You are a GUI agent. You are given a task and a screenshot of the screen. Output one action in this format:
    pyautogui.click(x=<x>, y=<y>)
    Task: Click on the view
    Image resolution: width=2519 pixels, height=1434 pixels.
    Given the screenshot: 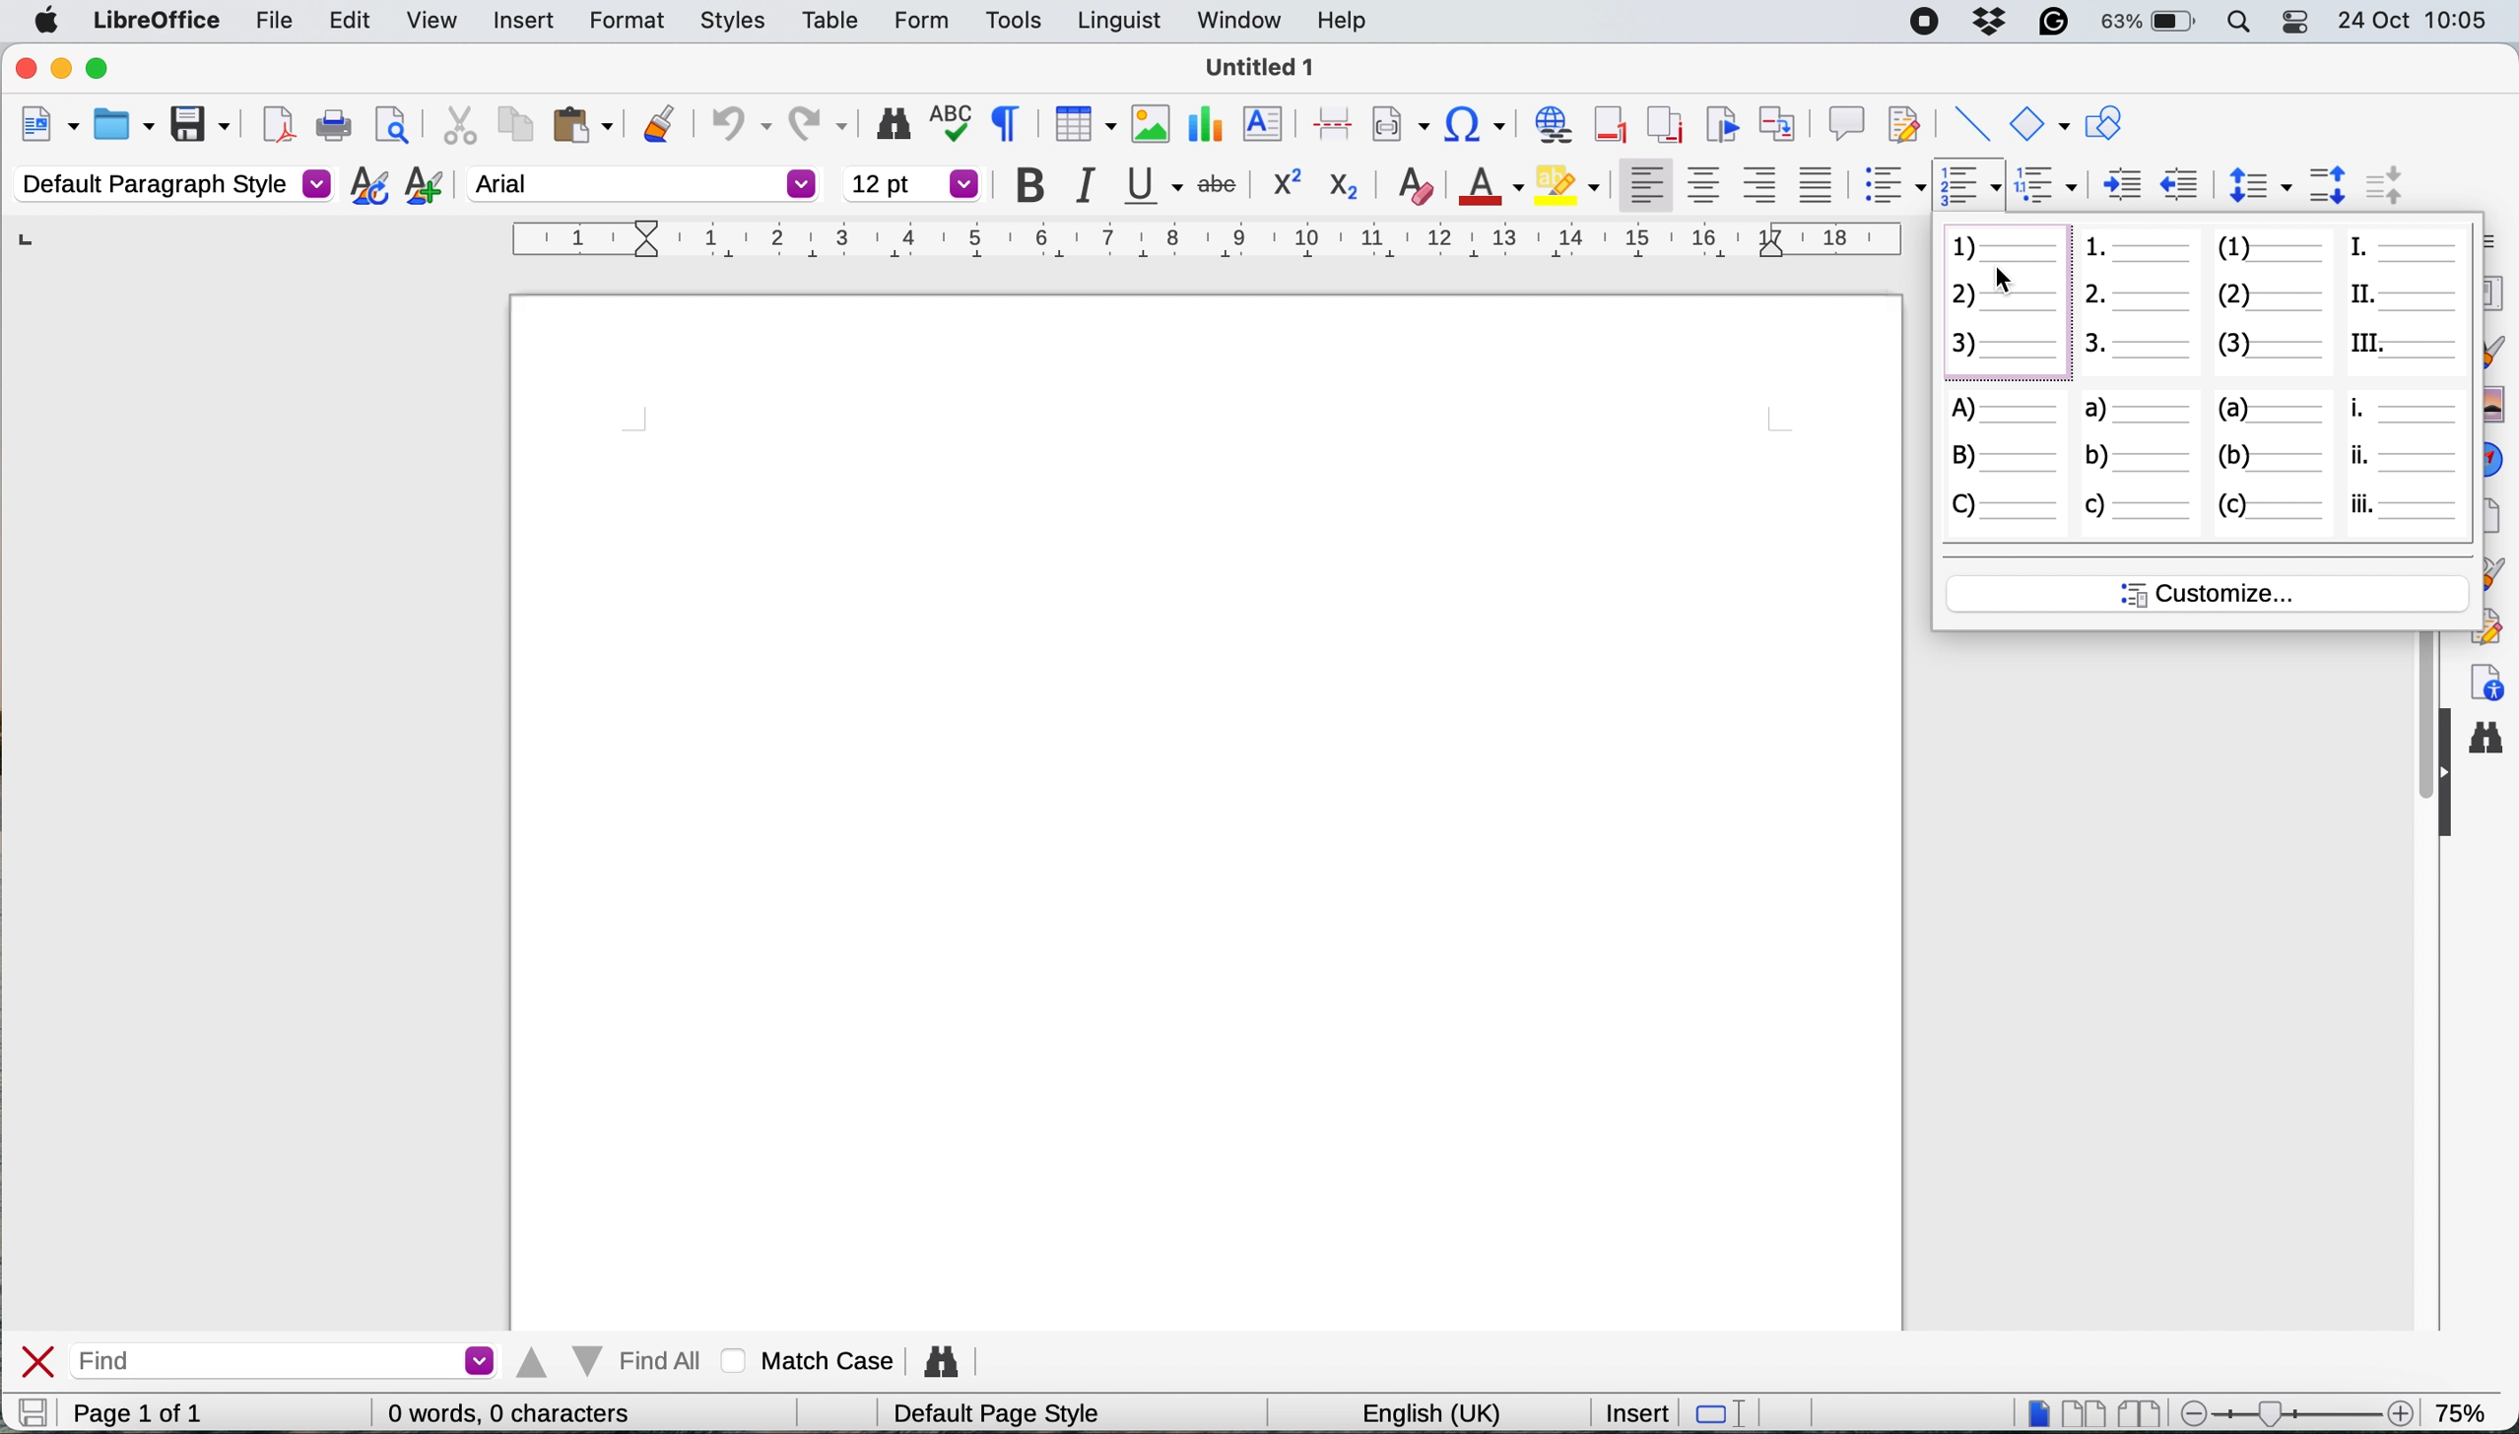 What is the action you would take?
    pyautogui.click(x=431, y=25)
    